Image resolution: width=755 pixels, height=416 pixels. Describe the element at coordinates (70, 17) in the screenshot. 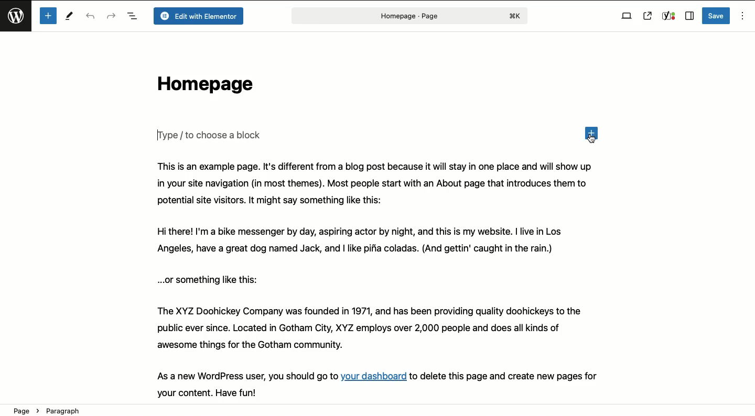

I see `Tools` at that location.